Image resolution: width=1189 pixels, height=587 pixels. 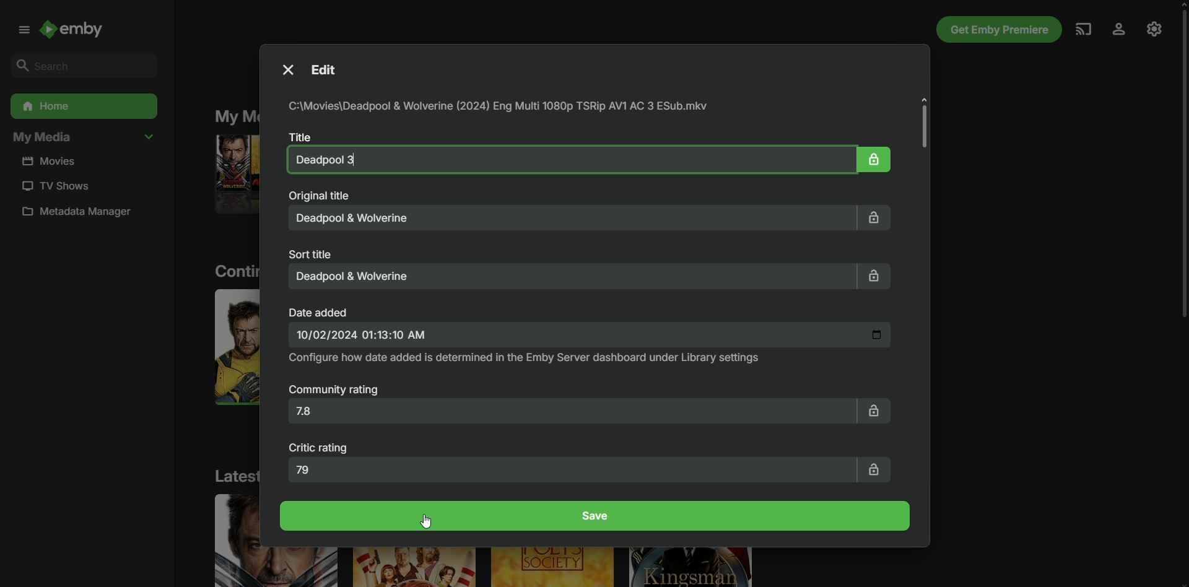 What do you see at coordinates (320, 311) in the screenshot?
I see `Date added` at bounding box center [320, 311].